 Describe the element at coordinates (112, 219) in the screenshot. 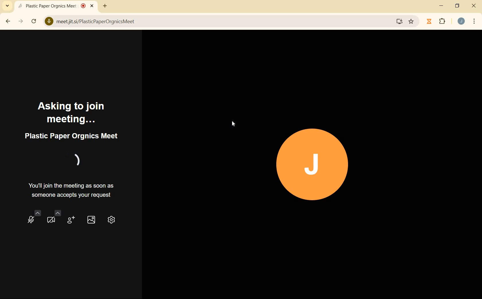

I see `settings` at that location.